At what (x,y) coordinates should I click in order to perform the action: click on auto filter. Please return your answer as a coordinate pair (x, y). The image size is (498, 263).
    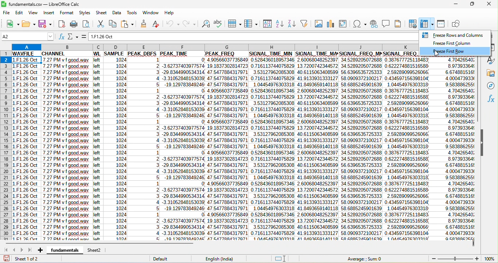
    Looking at the image, I should click on (304, 24).